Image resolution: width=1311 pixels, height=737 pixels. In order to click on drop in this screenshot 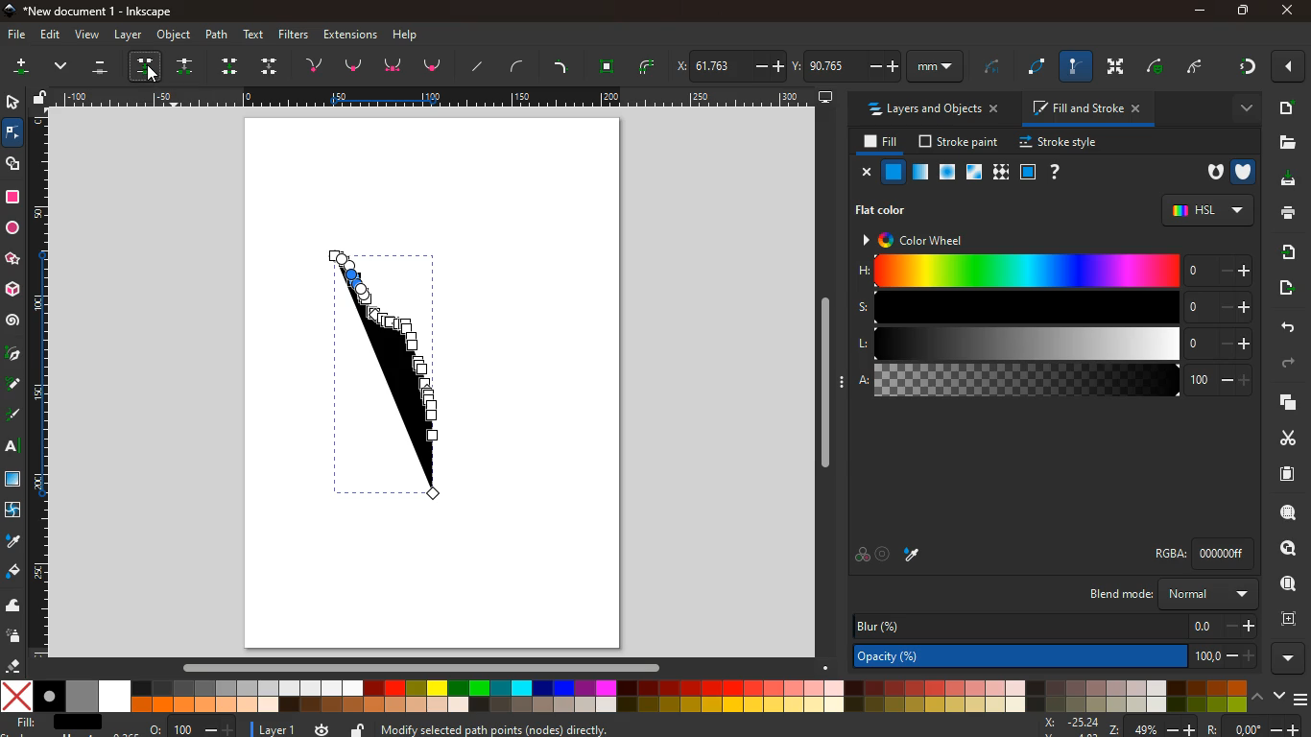, I will do `click(12, 541)`.